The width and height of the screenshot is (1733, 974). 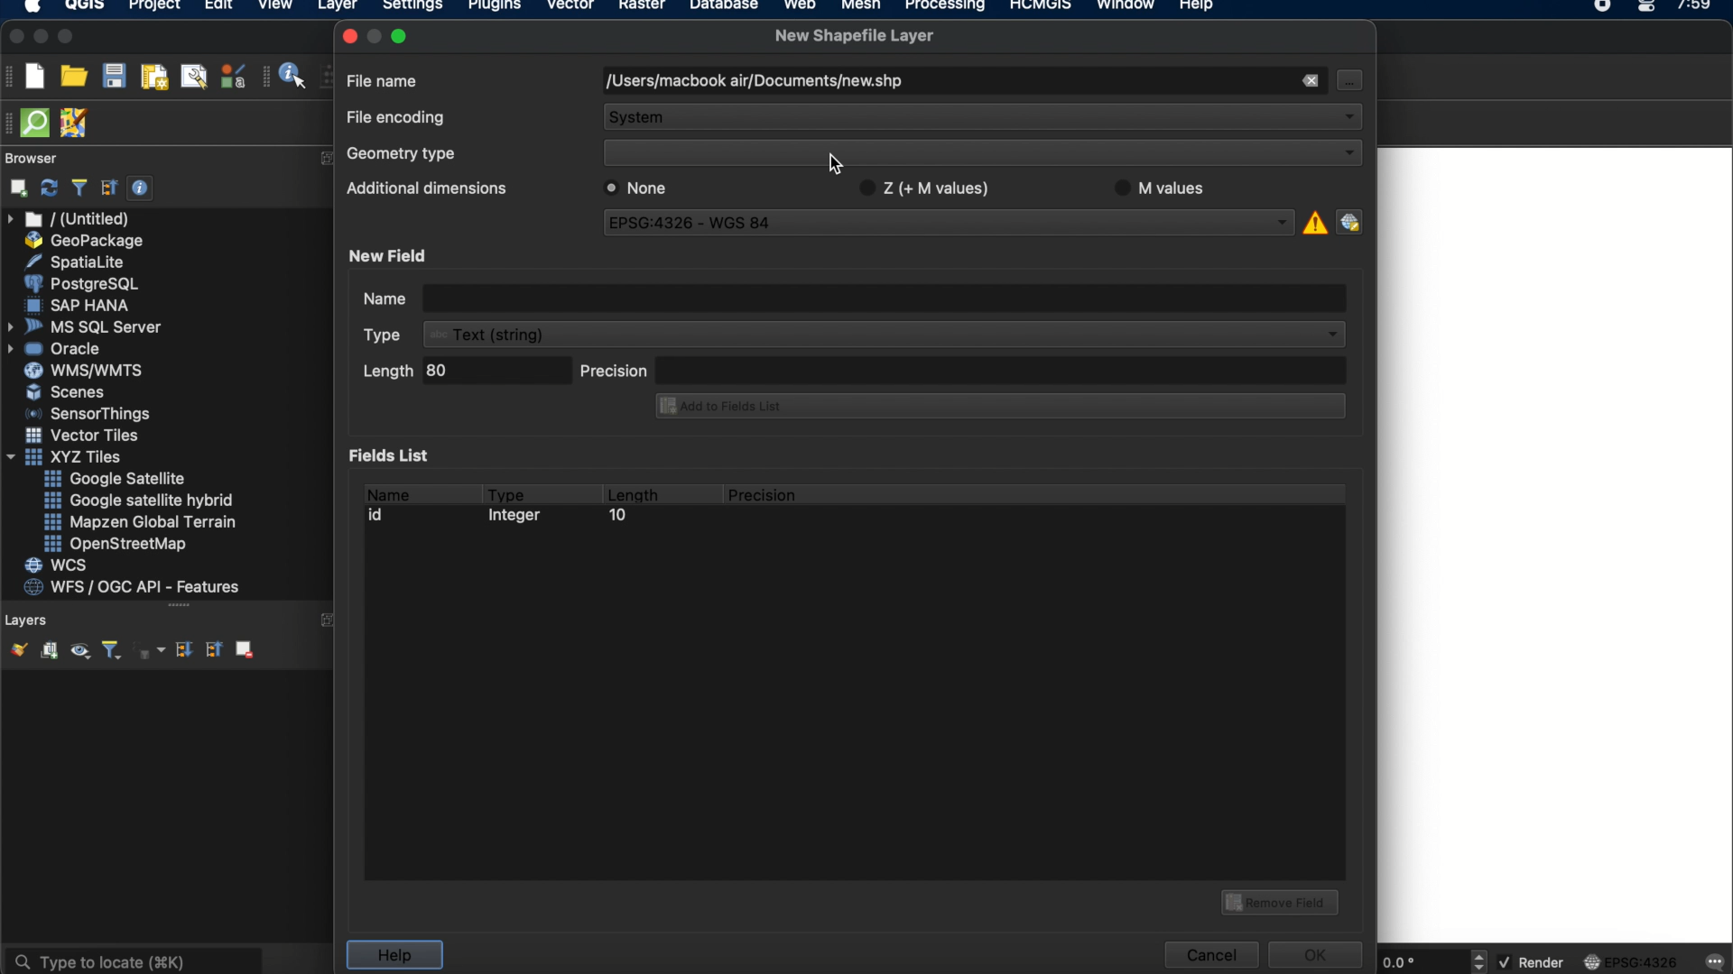 I want to click on vector files, so click(x=84, y=436).